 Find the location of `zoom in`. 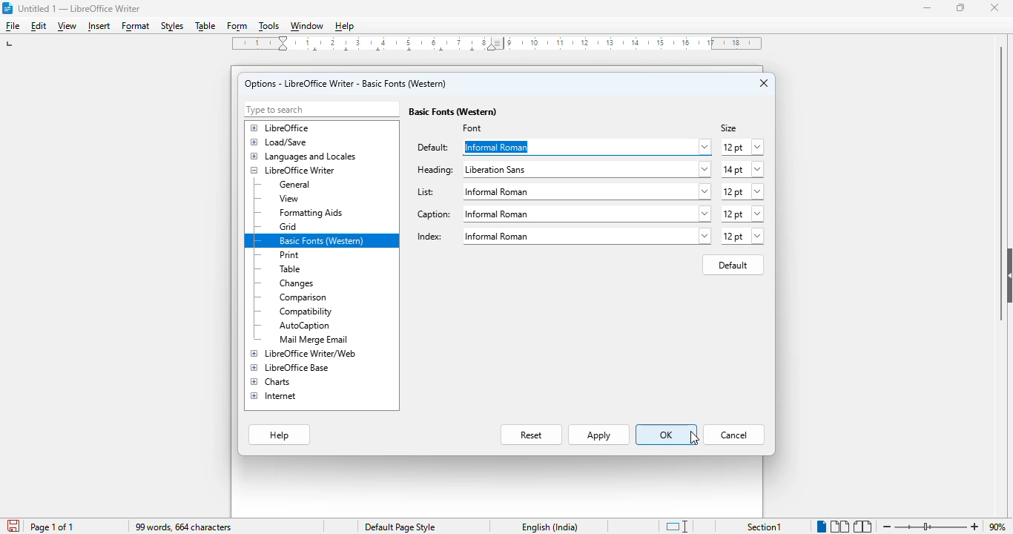

zoom in is located at coordinates (976, 526).